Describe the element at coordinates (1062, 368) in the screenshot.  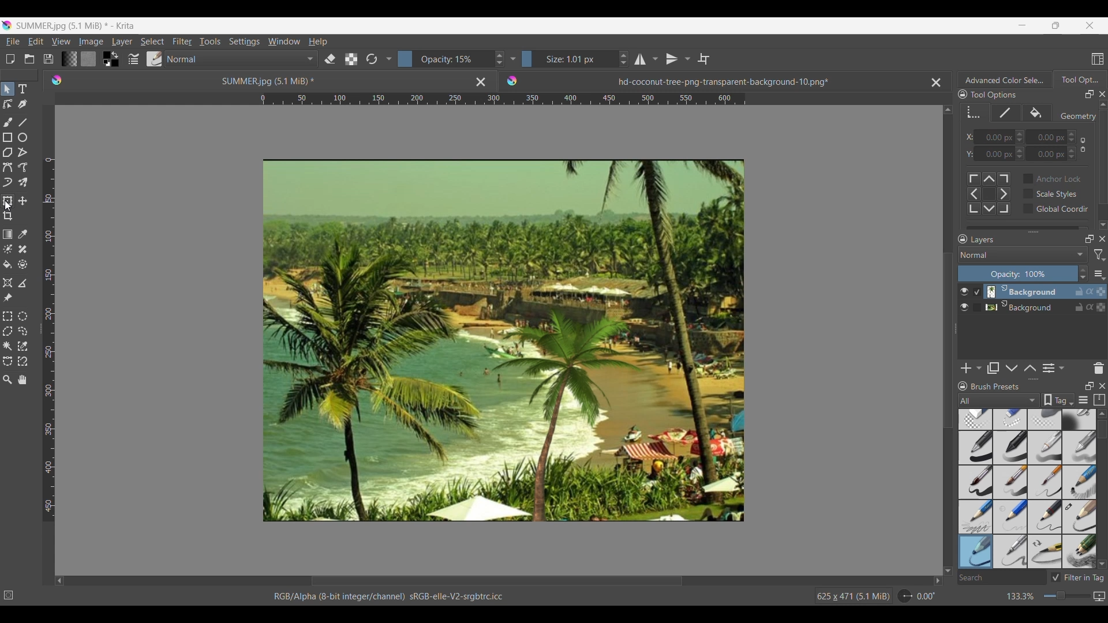
I see `Edit layer property options` at that location.